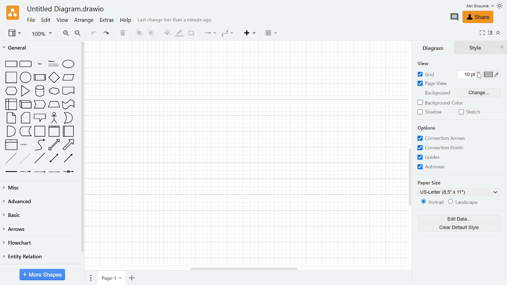 The height and width of the screenshot is (285, 507). I want to click on Help, so click(127, 21).